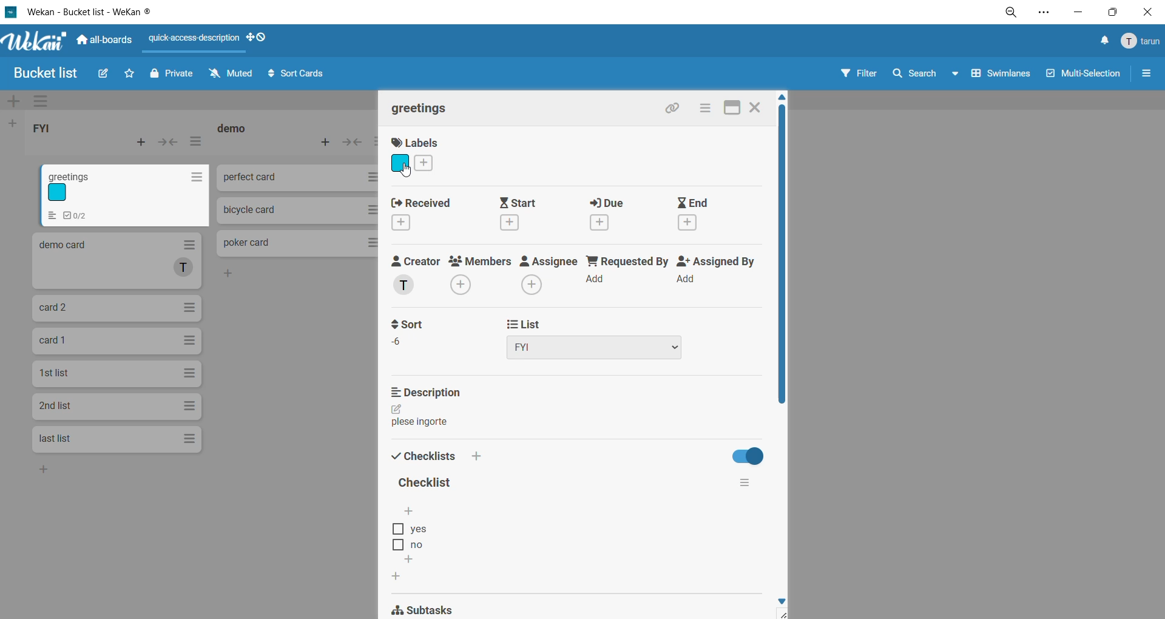  Describe the element at coordinates (34, 40) in the screenshot. I see `WeKan` at that location.